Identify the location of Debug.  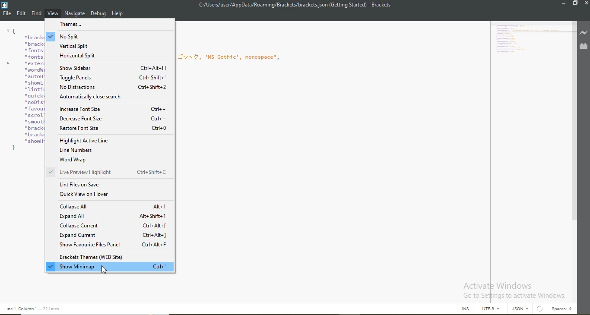
(99, 14).